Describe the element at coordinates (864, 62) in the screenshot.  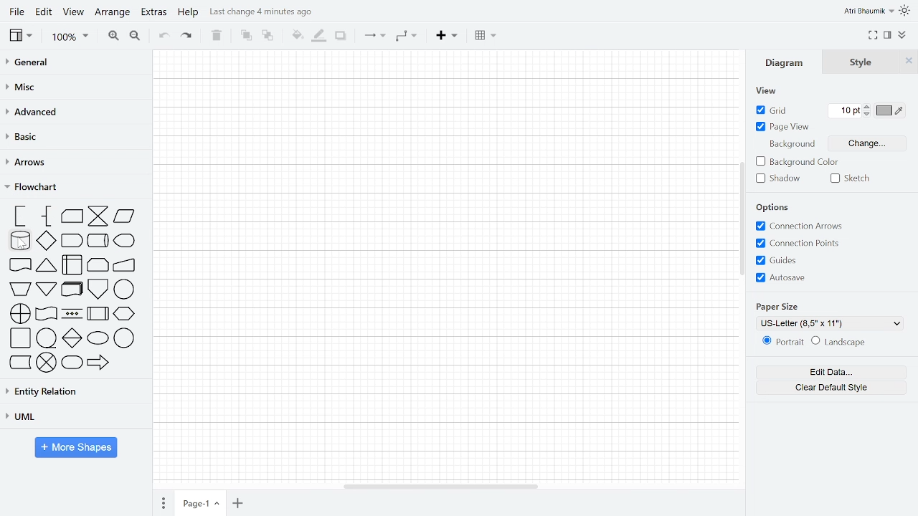
I see `Style` at that location.